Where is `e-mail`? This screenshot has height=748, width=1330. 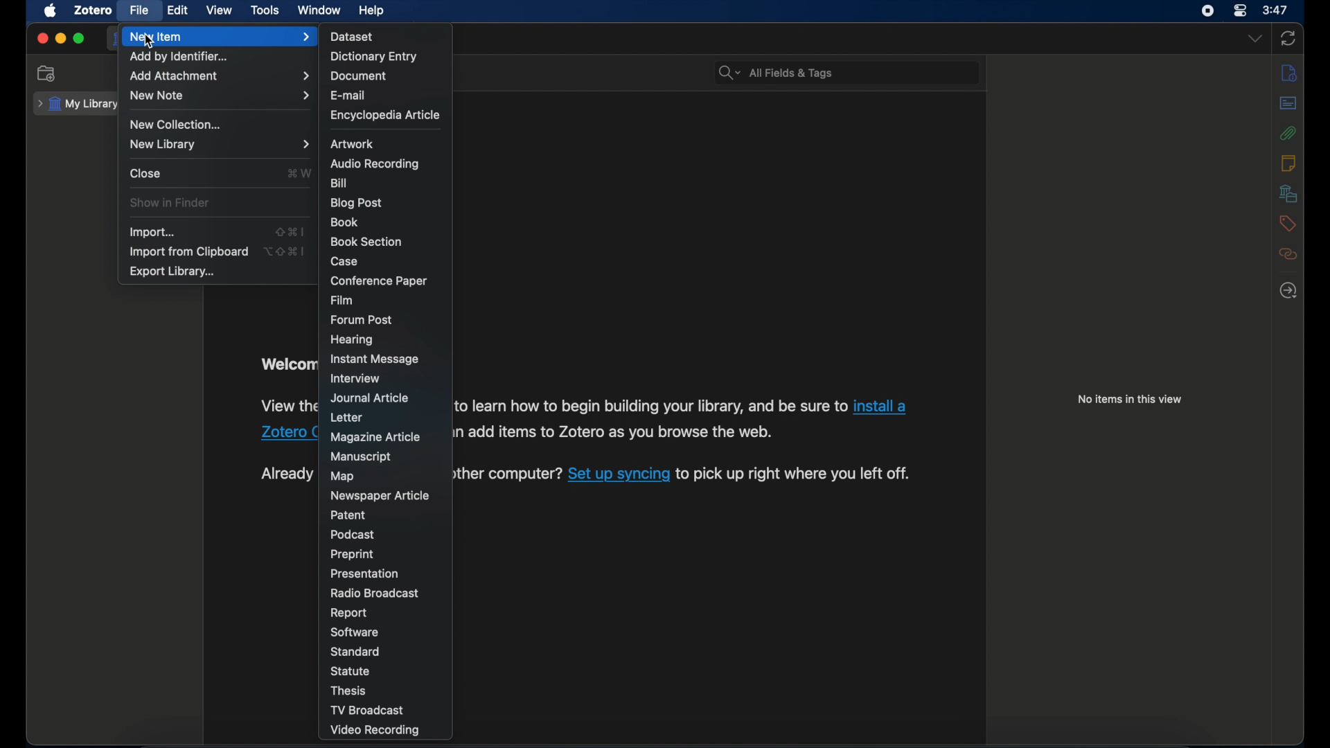 e-mail is located at coordinates (348, 96).